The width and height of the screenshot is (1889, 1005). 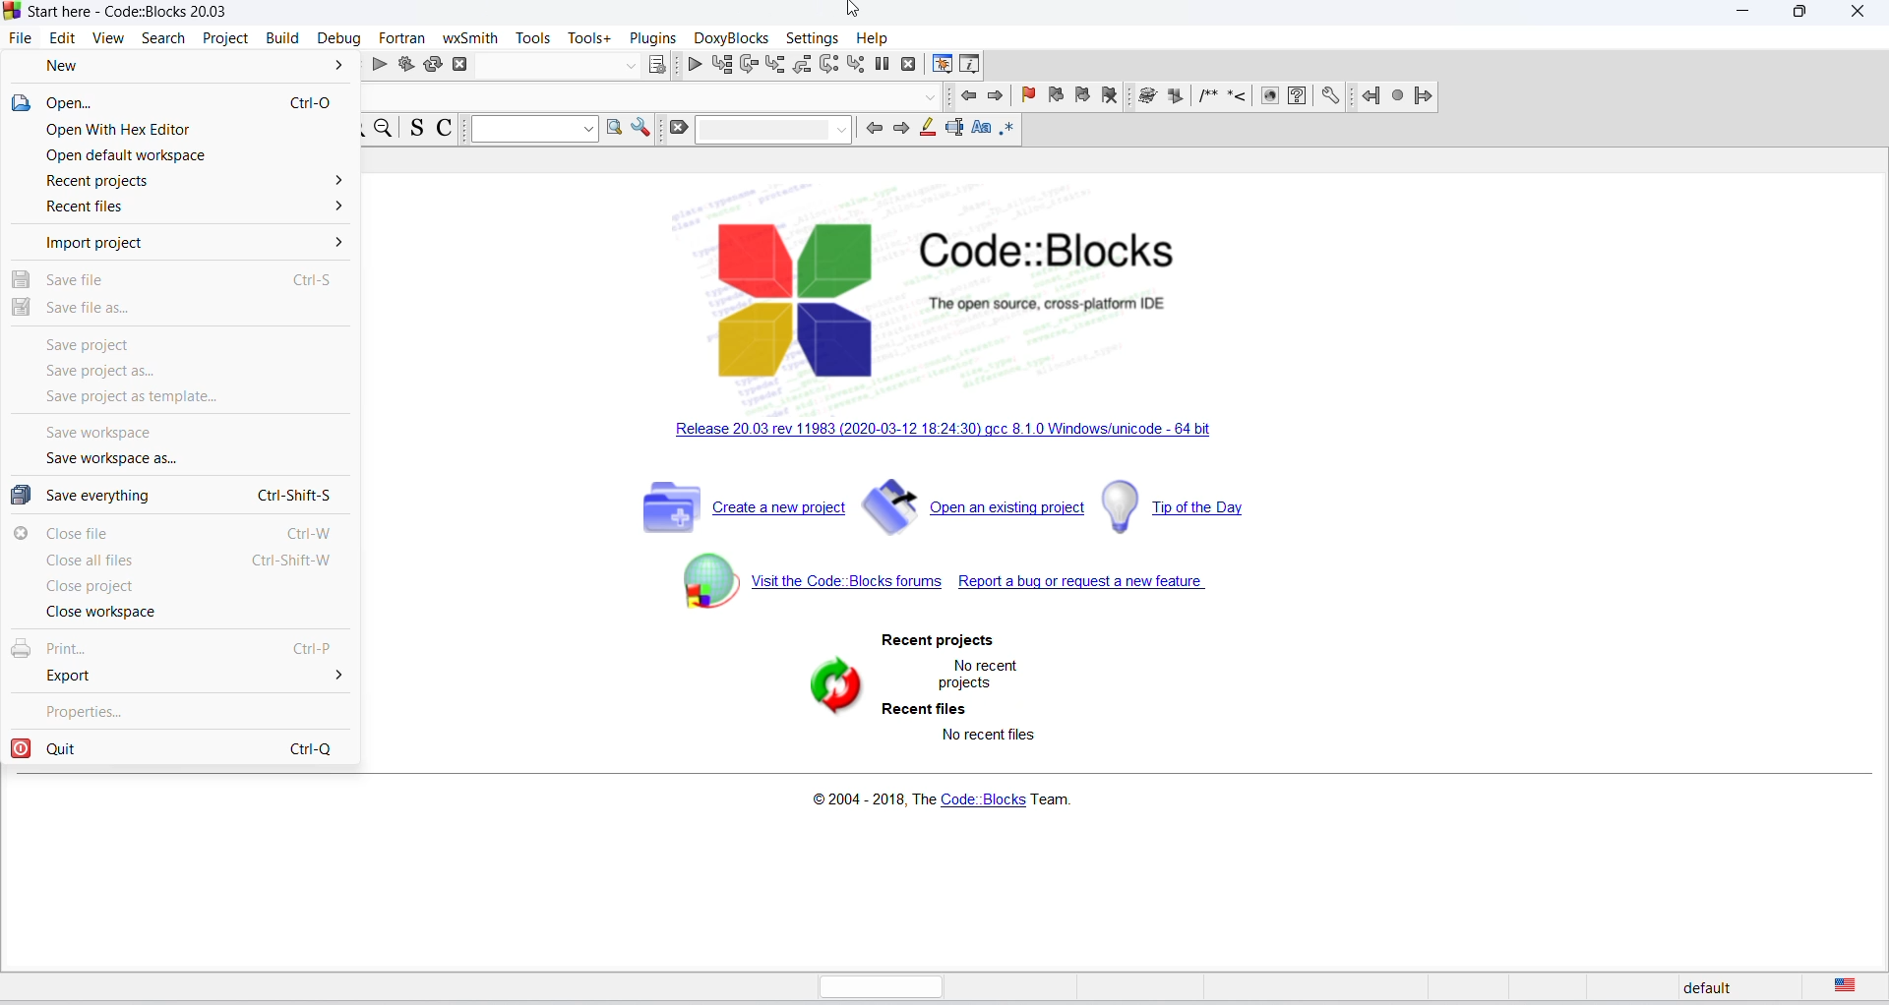 I want to click on report bug, so click(x=1112, y=583).